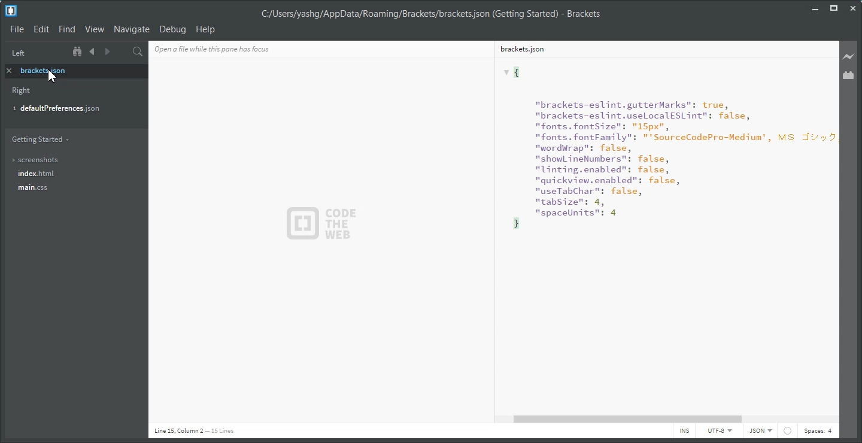  I want to click on Show in file tree, so click(78, 51).